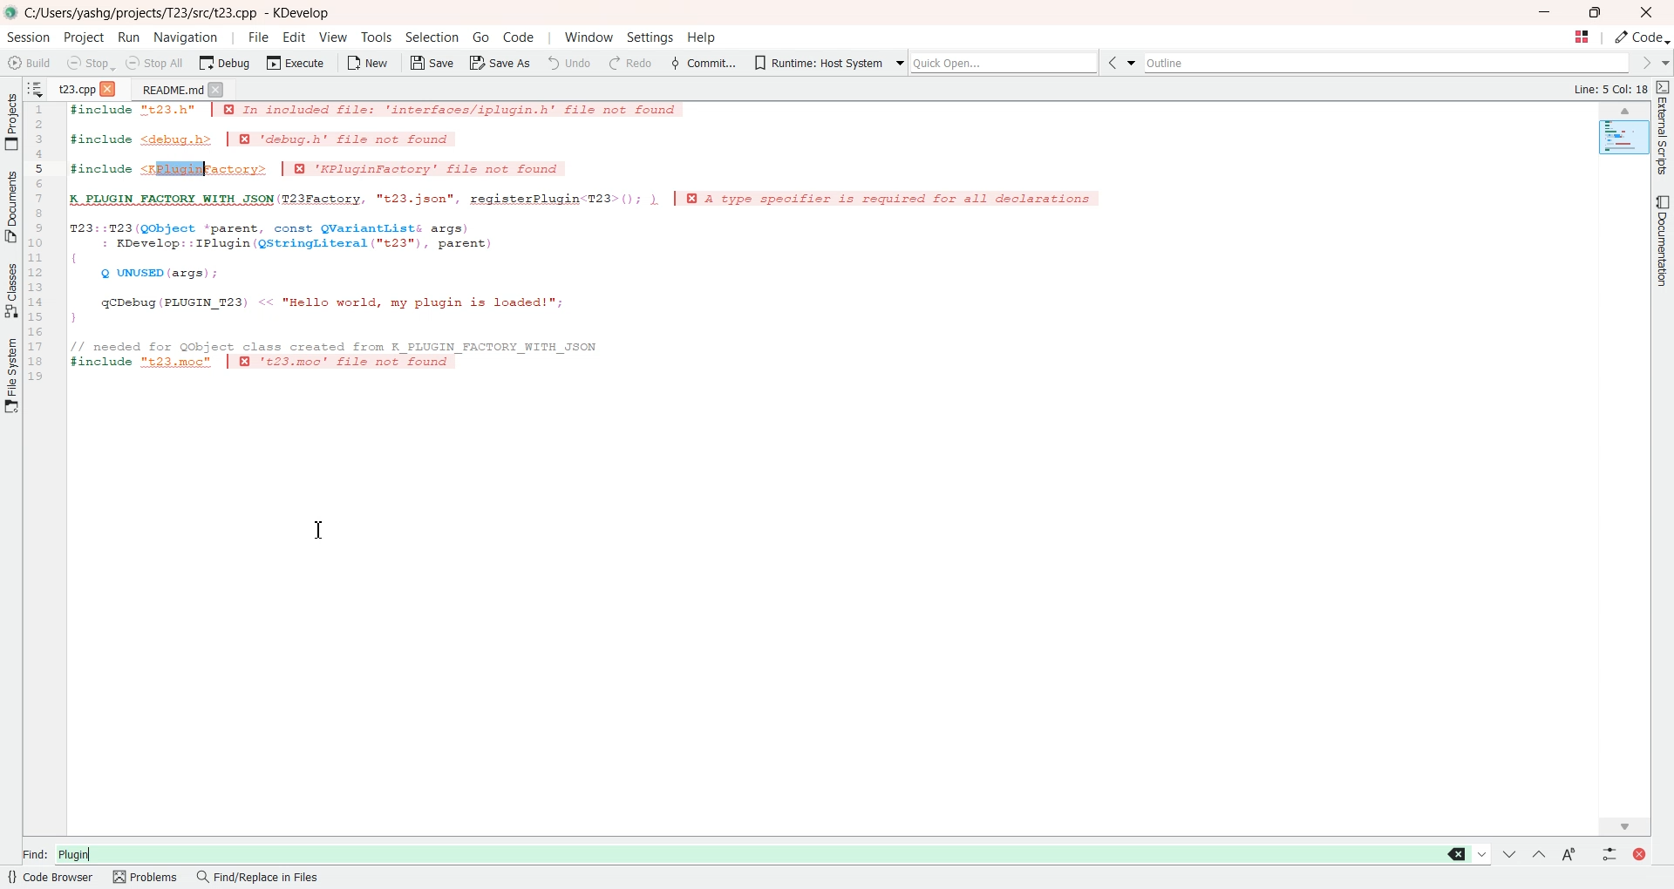 This screenshot has height=889, width=1674. I want to click on File, so click(258, 37).